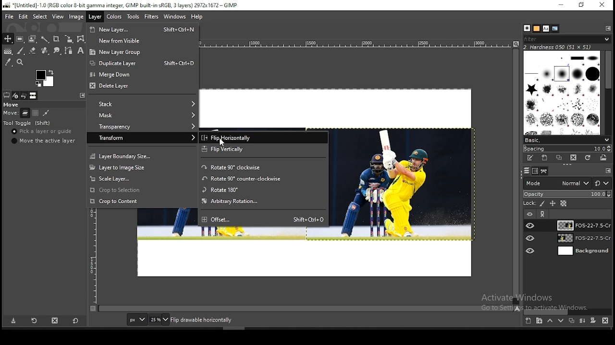  What do you see at coordinates (118, 62) in the screenshot?
I see `duplicate layer` at bounding box center [118, 62].